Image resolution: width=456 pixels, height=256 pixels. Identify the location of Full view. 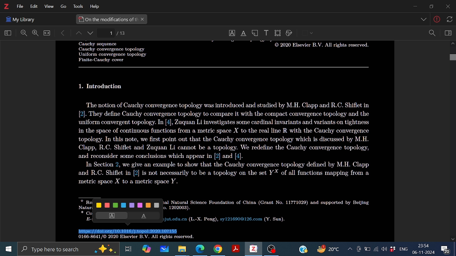
(47, 33).